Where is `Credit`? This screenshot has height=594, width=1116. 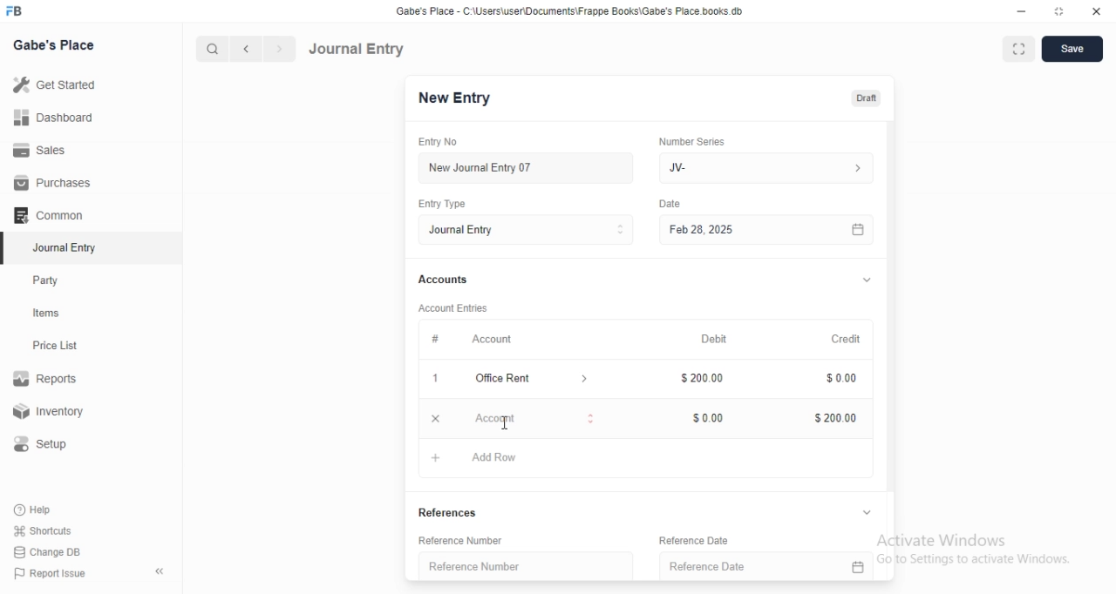
Credit is located at coordinates (845, 337).